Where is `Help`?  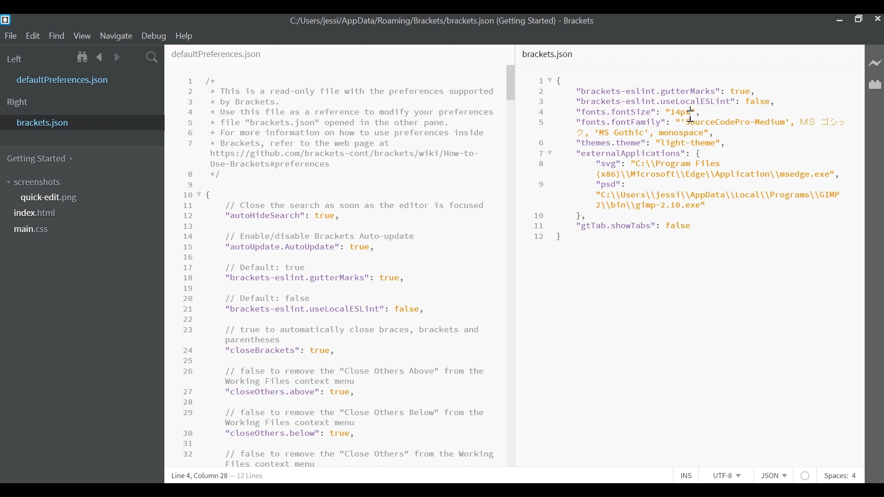
Help is located at coordinates (185, 36).